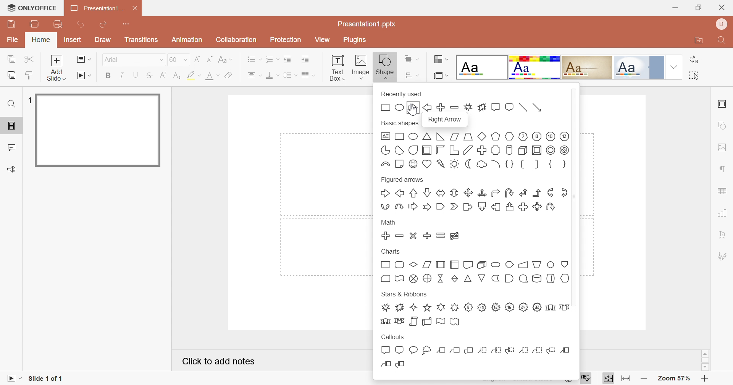 The image size is (733, 385). I want to click on Customize Quick Access Toolbar, so click(126, 23).